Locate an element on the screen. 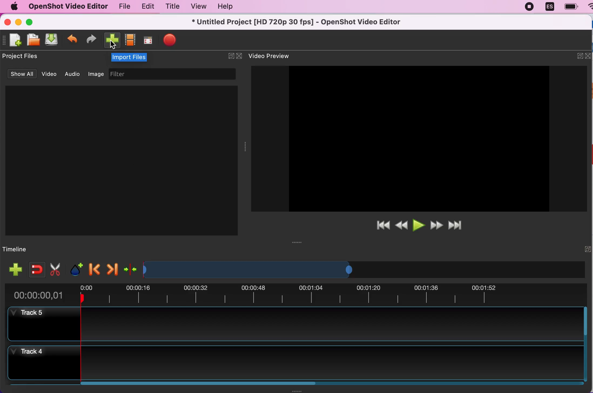  title is located at coordinates (171, 7).